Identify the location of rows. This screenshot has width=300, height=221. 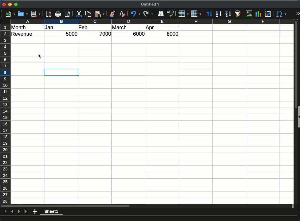
(5, 114).